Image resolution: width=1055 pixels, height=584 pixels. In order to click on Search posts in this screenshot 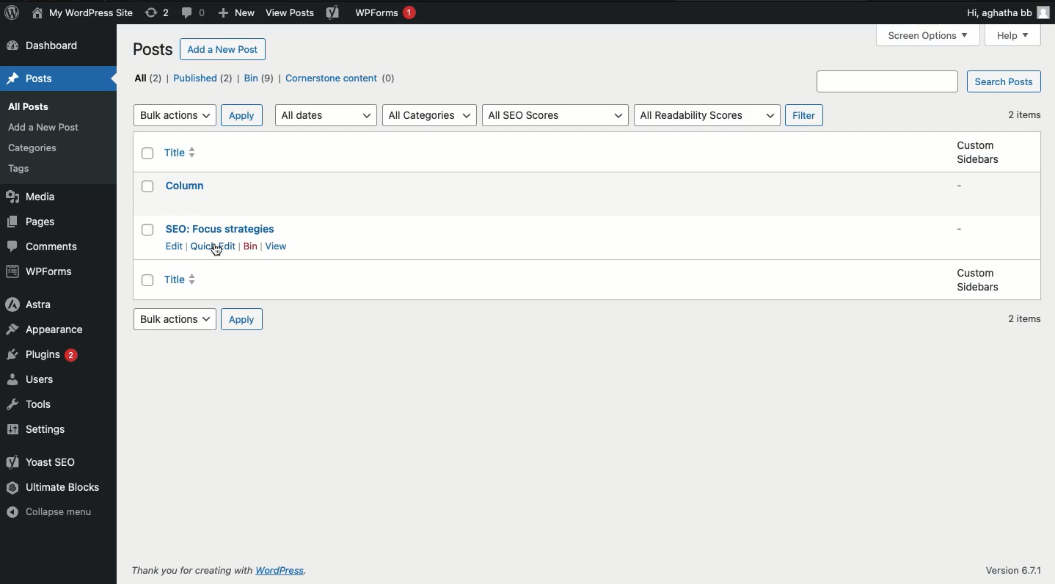, I will do `click(1002, 83)`.